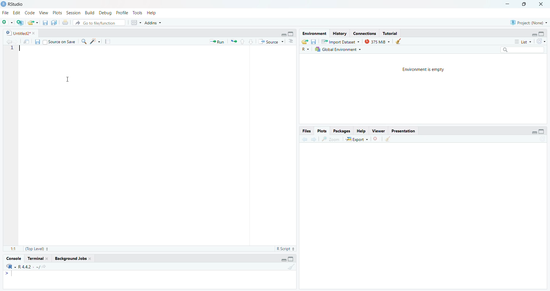 The width and height of the screenshot is (550, 291). Describe the element at coordinates (12, 48) in the screenshot. I see `1` at that location.